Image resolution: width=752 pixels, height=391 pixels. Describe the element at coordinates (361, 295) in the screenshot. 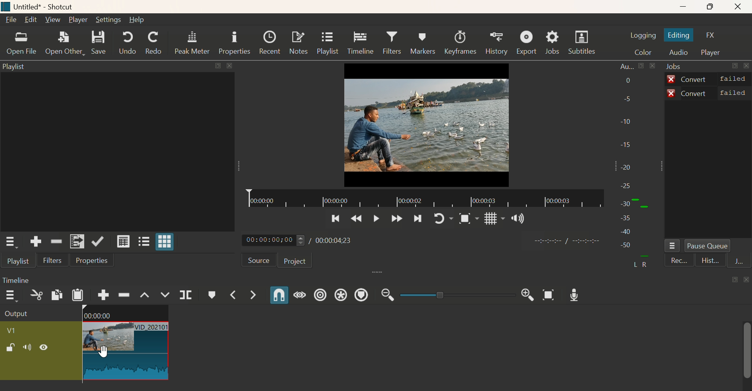

I see `` at that location.